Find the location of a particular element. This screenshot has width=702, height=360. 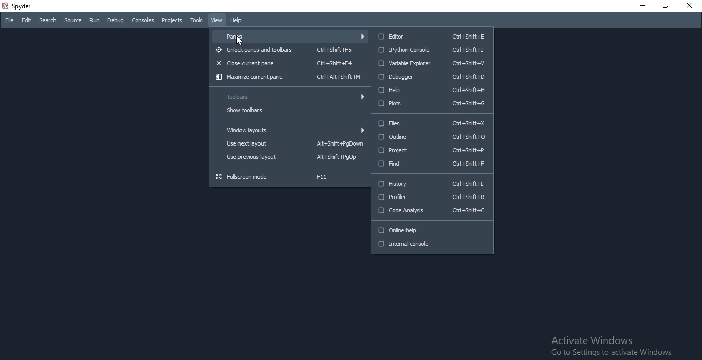

Online help is located at coordinates (432, 229).